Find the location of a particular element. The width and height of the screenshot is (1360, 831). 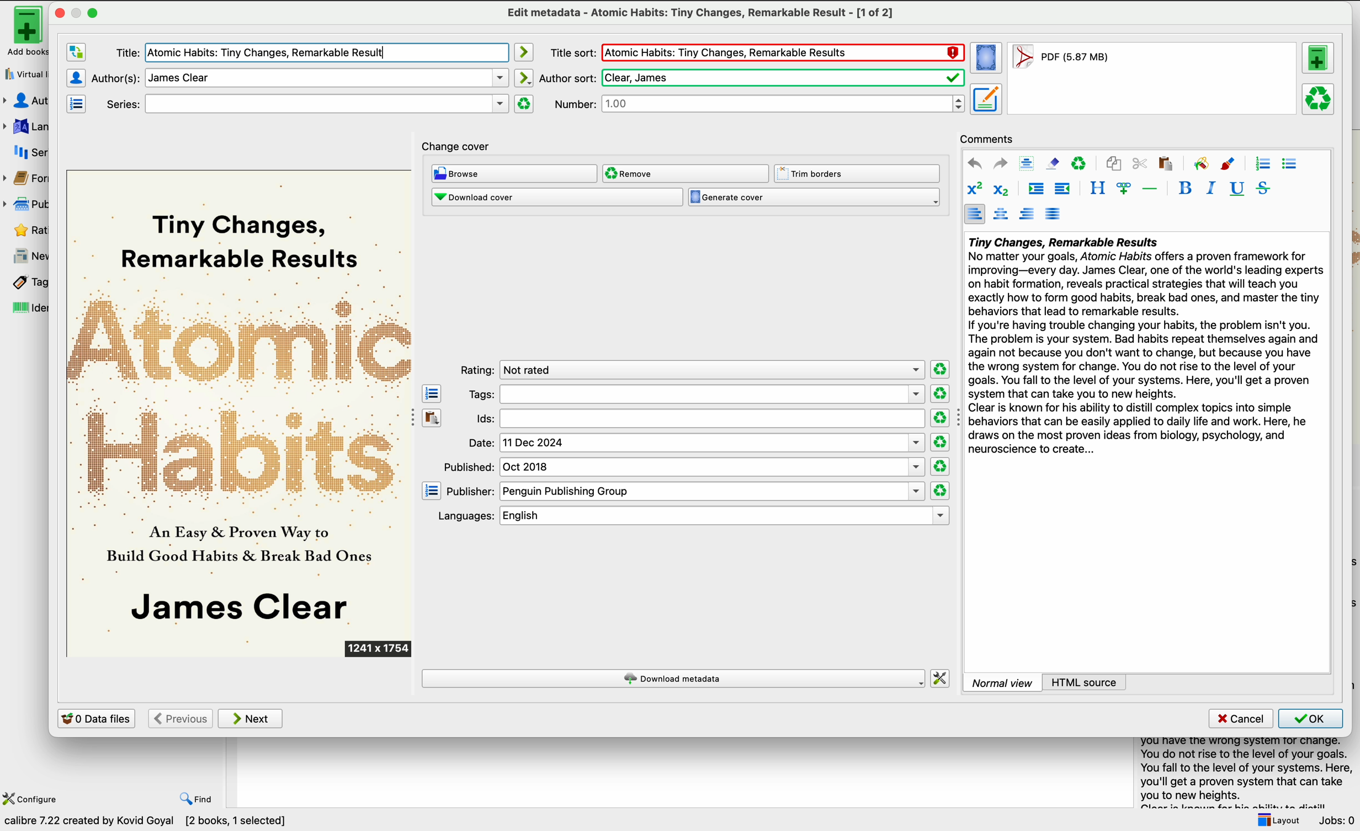

select all is located at coordinates (1027, 163).